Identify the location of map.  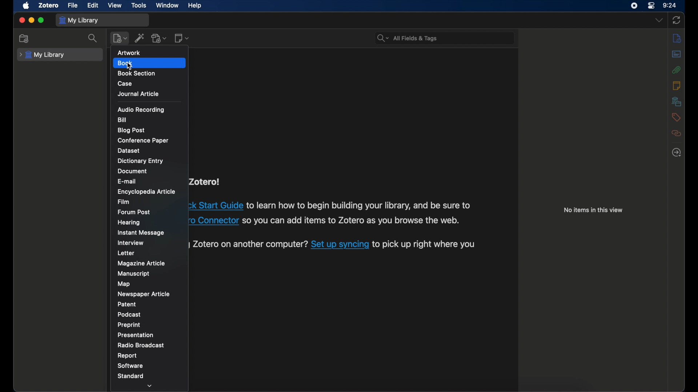
(124, 284).